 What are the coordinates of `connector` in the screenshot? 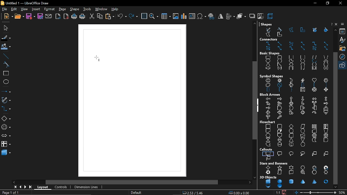 It's located at (315, 44).